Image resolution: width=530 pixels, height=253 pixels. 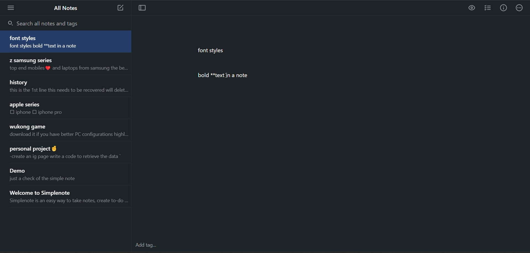 What do you see at coordinates (520, 9) in the screenshot?
I see `actions` at bounding box center [520, 9].